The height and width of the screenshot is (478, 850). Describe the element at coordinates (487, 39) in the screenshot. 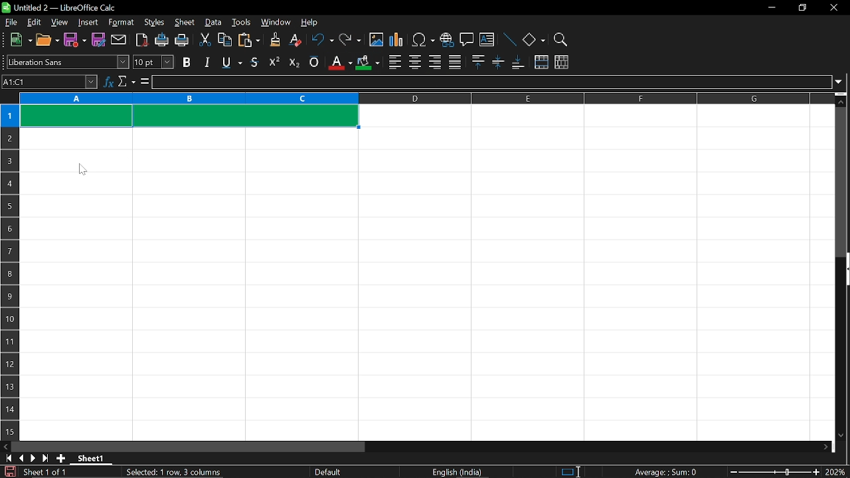

I see `insert text` at that location.